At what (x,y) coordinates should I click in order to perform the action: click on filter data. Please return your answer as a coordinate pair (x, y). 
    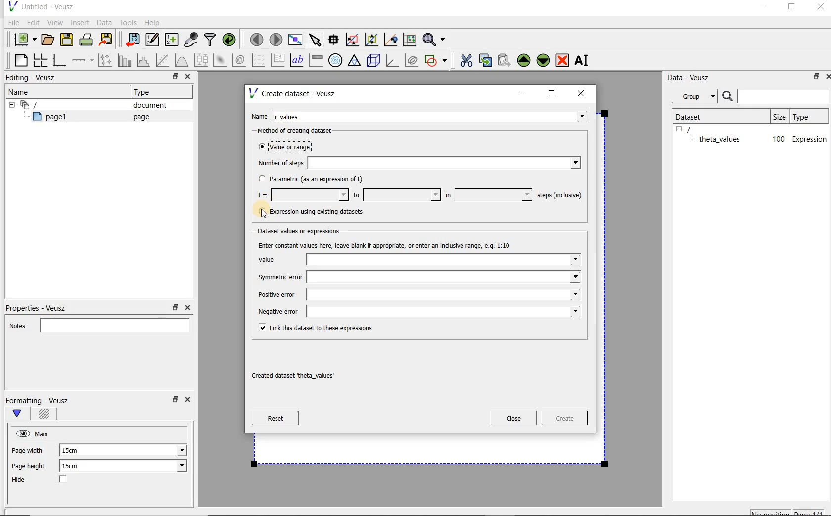
    Looking at the image, I should click on (210, 41).